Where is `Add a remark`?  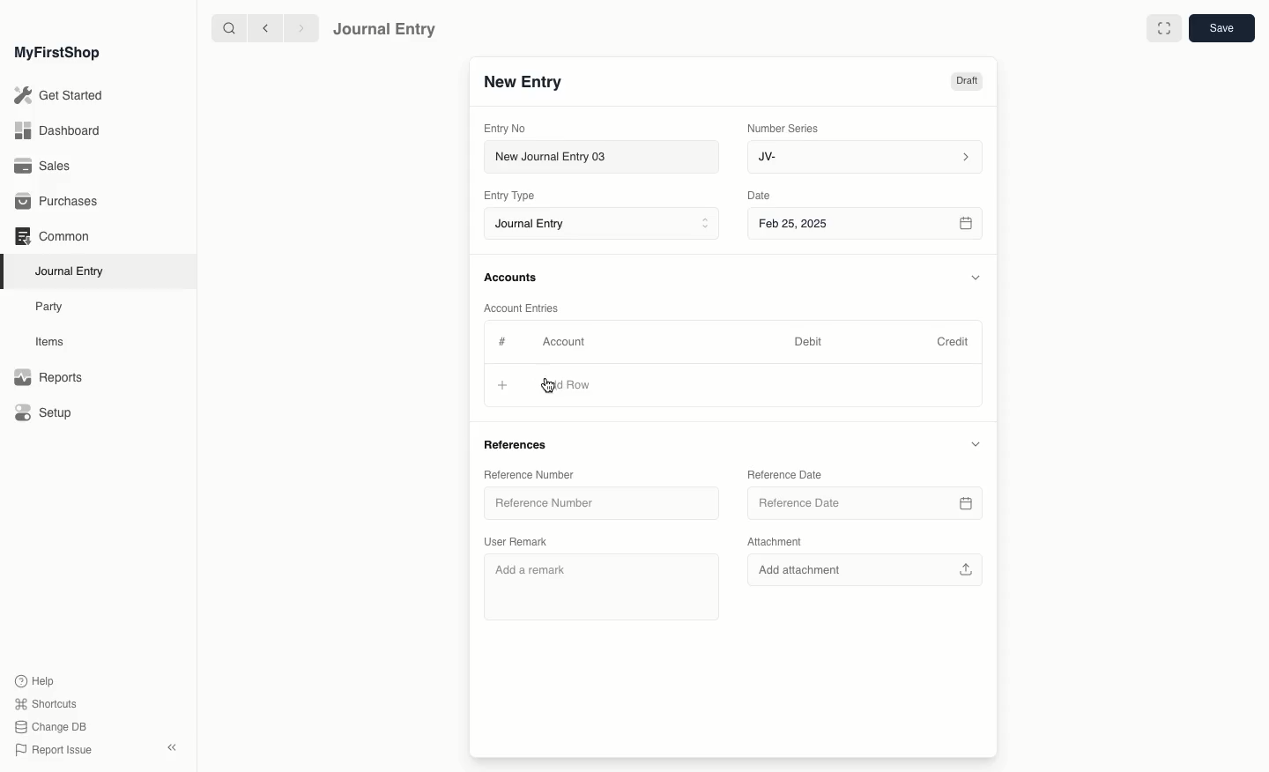
Add a remark is located at coordinates (599, 587).